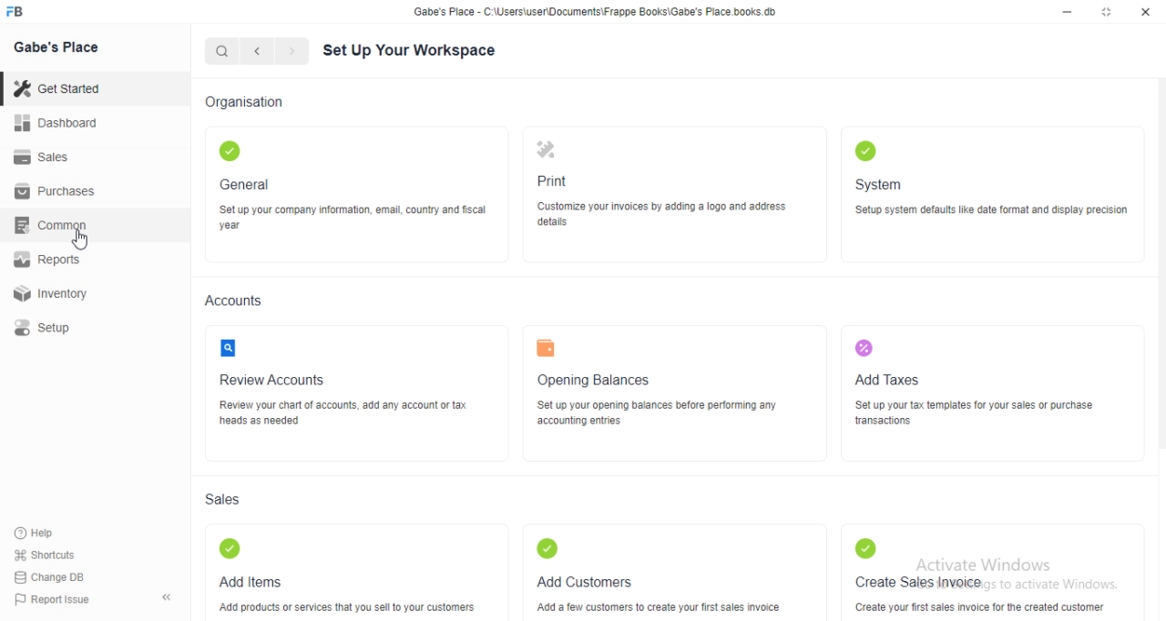 The image size is (1166, 621). Describe the element at coordinates (671, 187) in the screenshot. I see `Print Customize your invoices by adding a logo and address.detais` at that location.